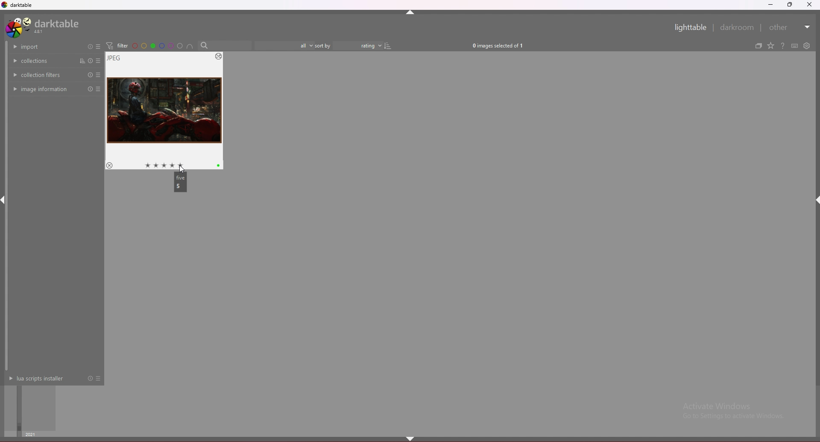 This screenshot has width=820, height=442. Describe the element at coordinates (100, 379) in the screenshot. I see `presets` at that location.